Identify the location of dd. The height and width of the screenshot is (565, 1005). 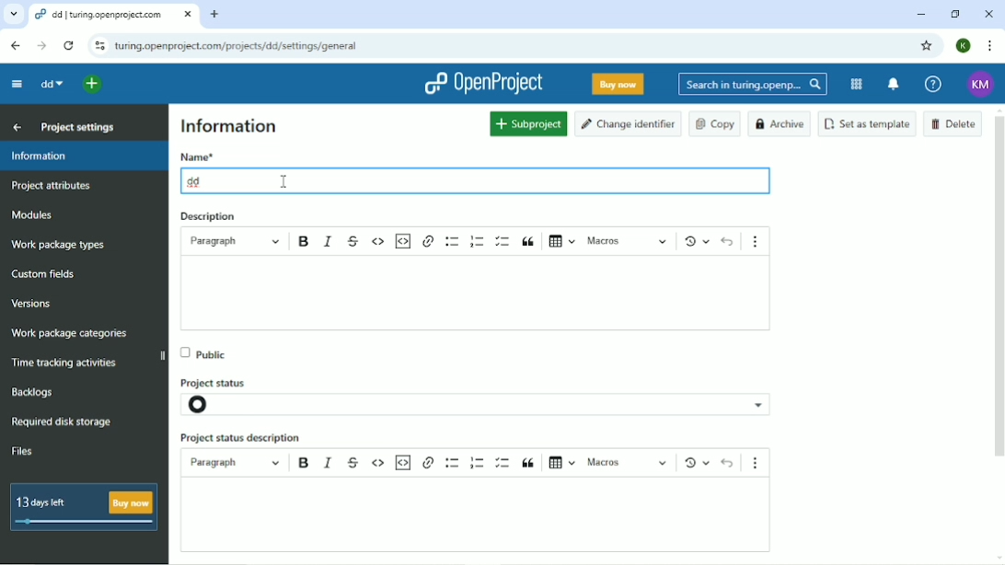
(51, 84).